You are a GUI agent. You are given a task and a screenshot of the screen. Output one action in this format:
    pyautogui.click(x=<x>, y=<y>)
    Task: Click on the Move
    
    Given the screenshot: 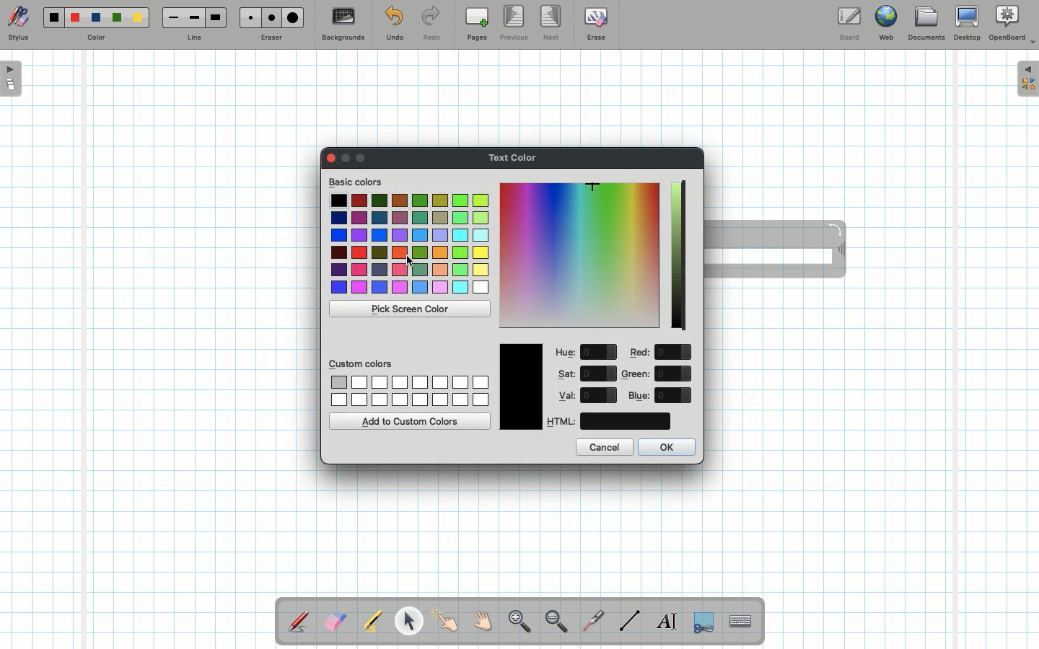 What is the action you would take?
    pyautogui.click(x=840, y=251)
    